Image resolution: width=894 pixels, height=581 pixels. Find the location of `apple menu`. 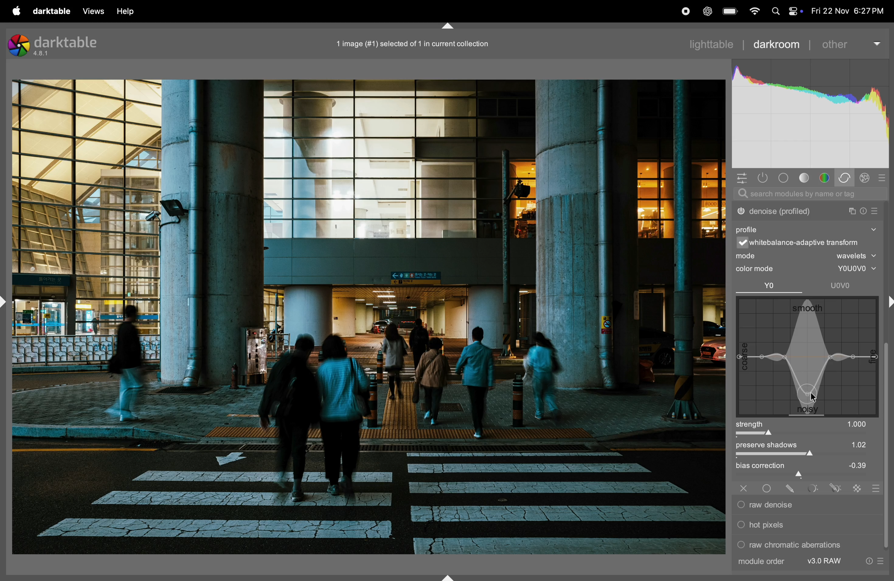

apple menu is located at coordinates (17, 11).